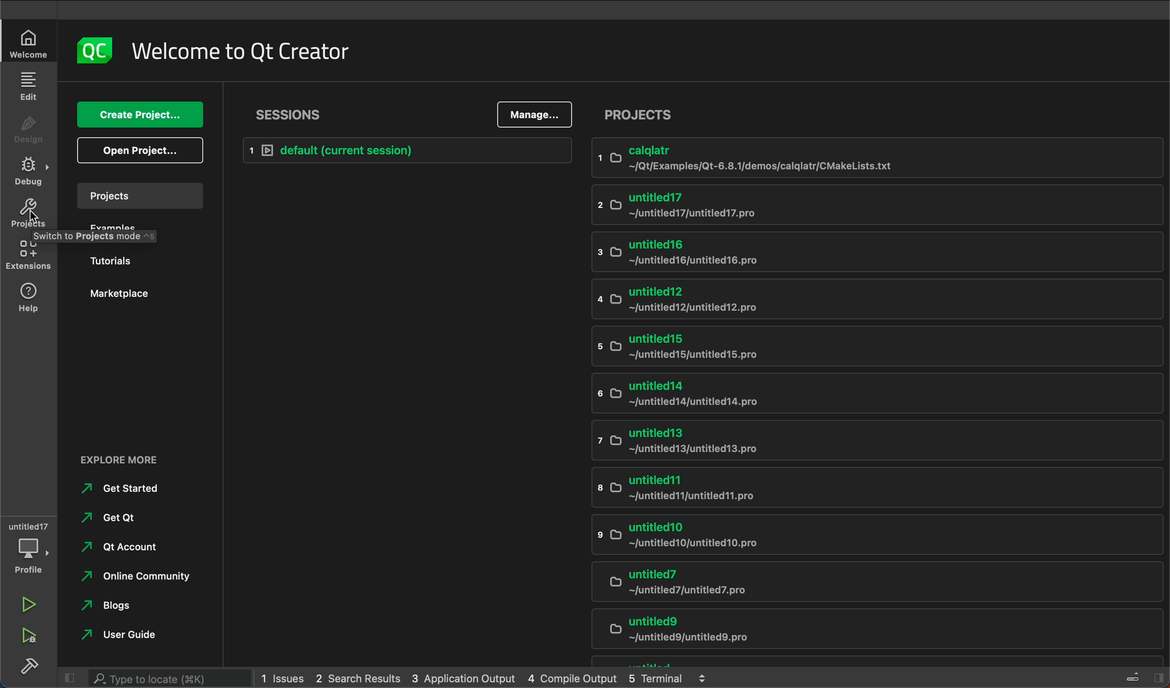 The width and height of the screenshot is (1170, 688). What do you see at coordinates (132, 262) in the screenshot?
I see `tutorials` at bounding box center [132, 262].